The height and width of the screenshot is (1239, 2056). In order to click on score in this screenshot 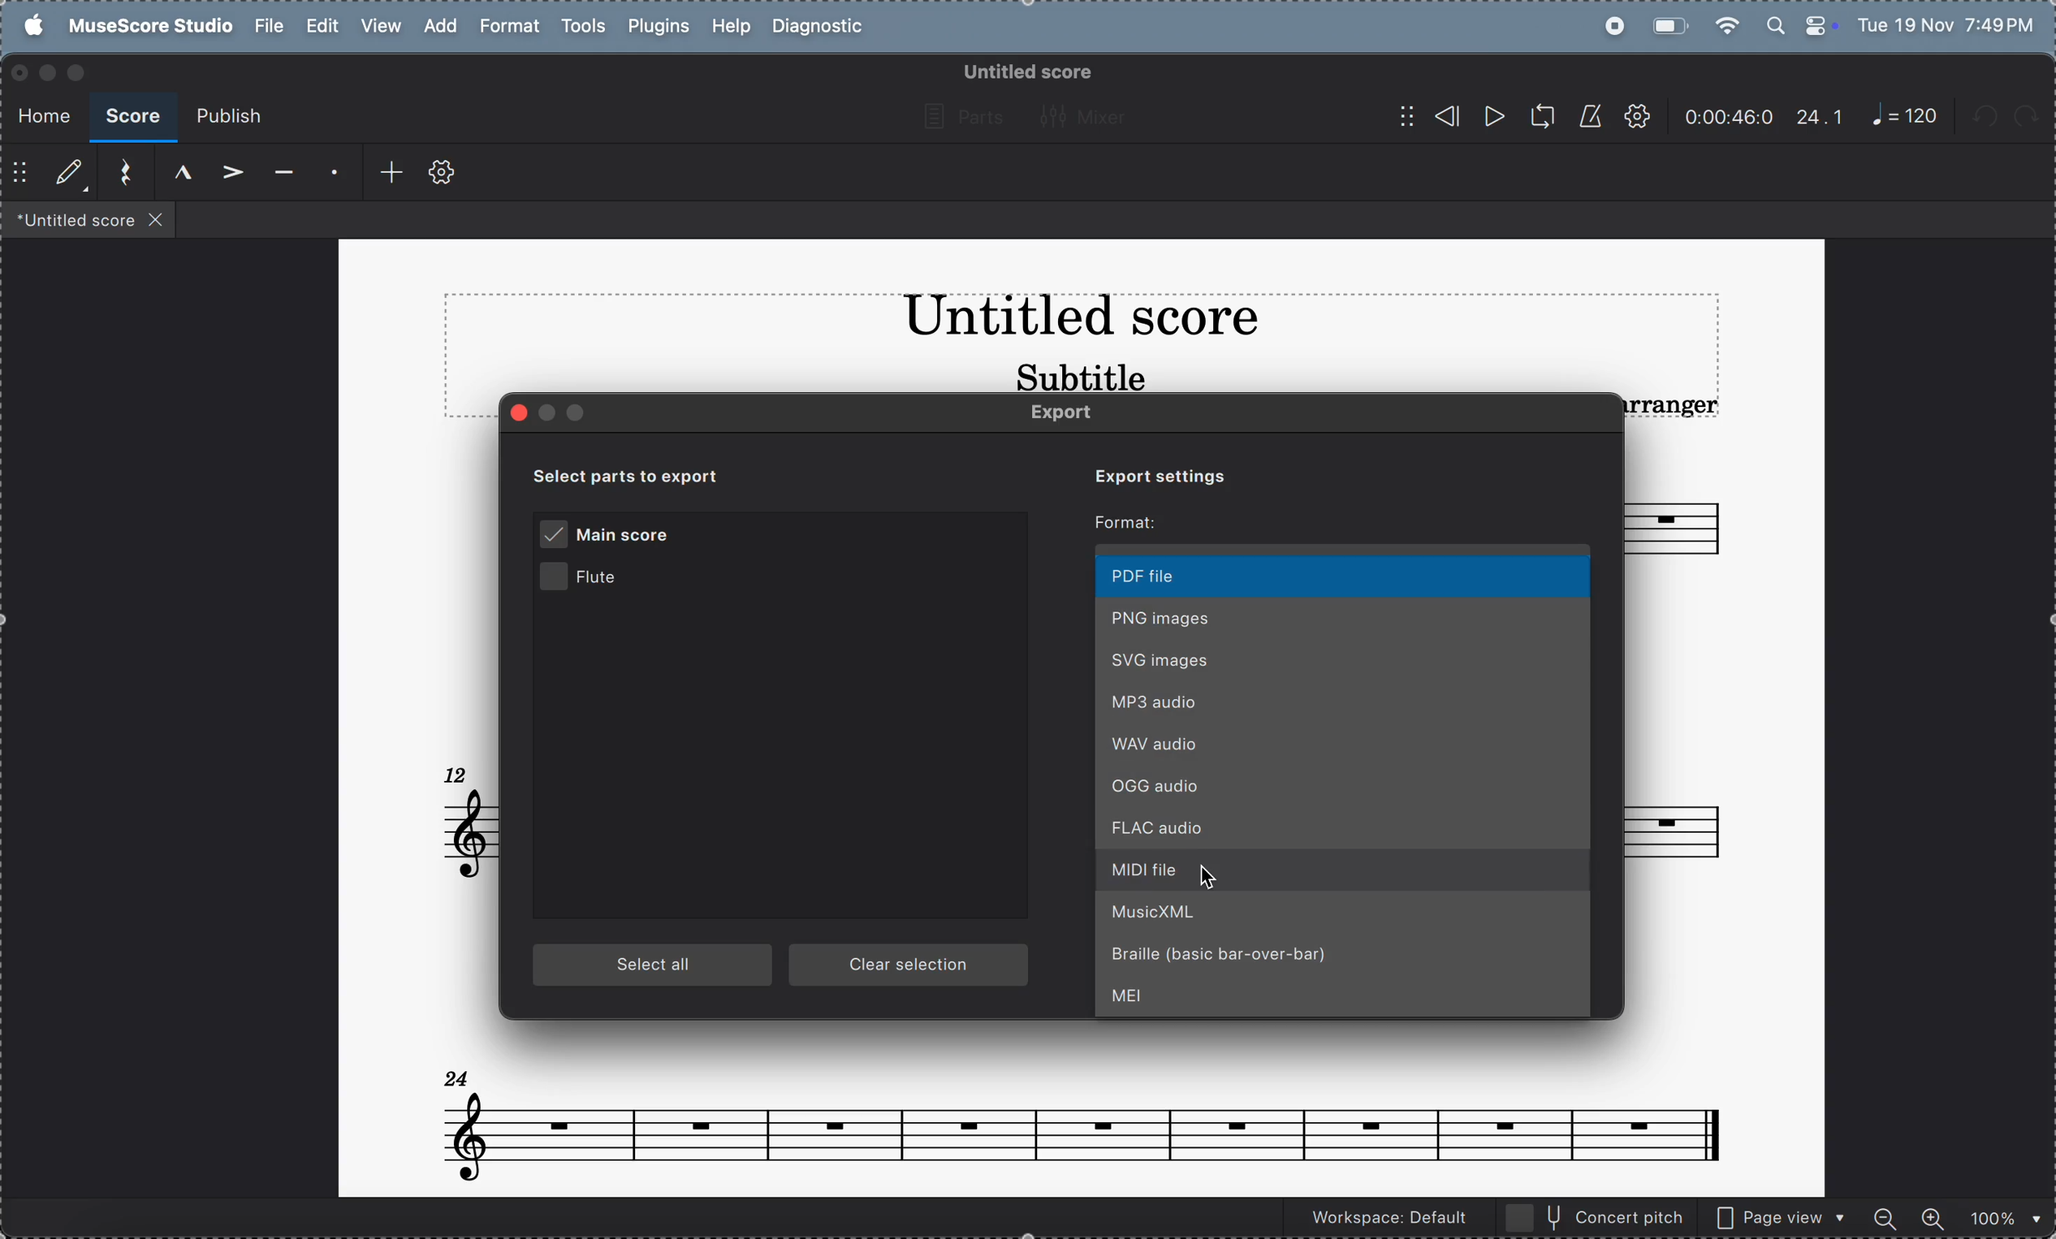, I will do `click(132, 118)`.